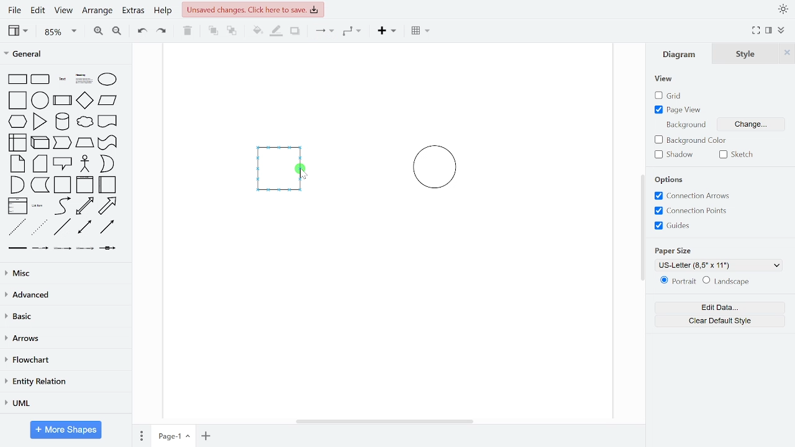 The width and height of the screenshot is (795, 447). What do you see at coordinates (38, 205) in the screenshot?
I see `list item` at bounding box center [38, 205].